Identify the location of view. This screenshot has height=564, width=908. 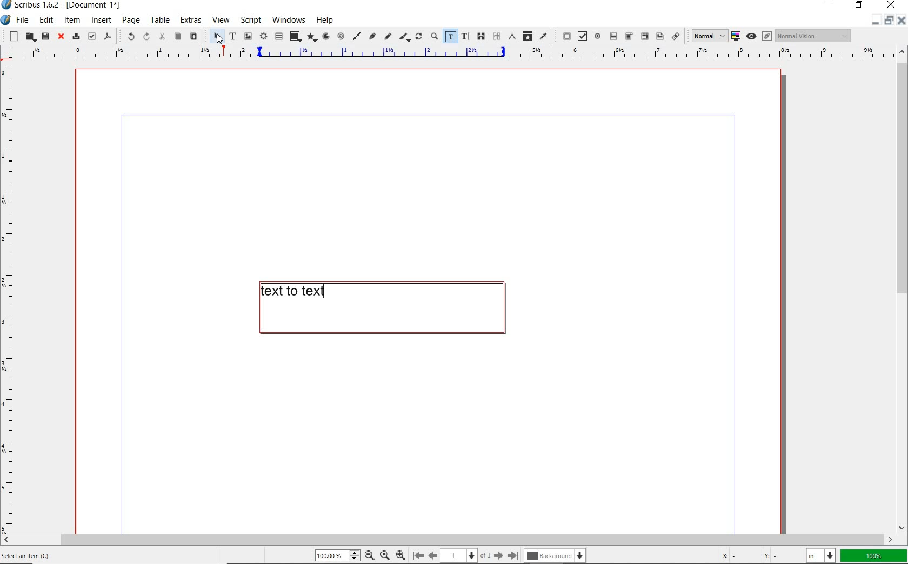
(220, 22).